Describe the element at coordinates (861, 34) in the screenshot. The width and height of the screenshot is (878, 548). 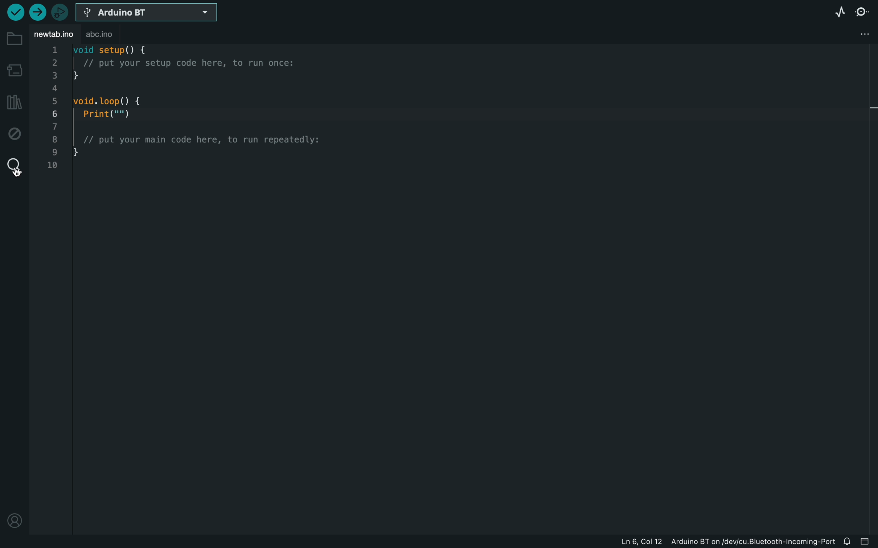
I see `file setting` at that location.